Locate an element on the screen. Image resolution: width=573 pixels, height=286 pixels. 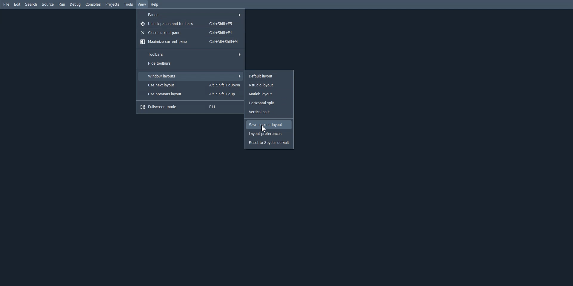
Projects is located at coordinates (112, 4).